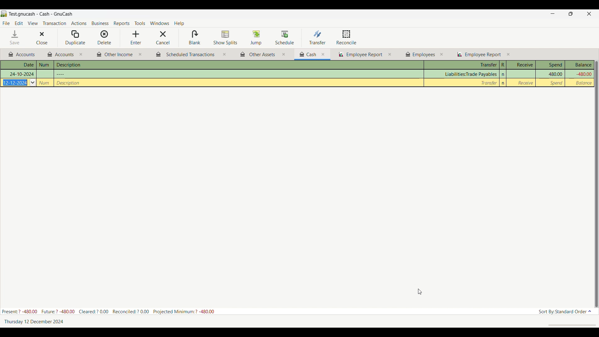 The width and height of the screenshot is (599, 337). What do you see at coordinates (21, 74) in the screenshot?
I see `` at bounding box center [21, 74].